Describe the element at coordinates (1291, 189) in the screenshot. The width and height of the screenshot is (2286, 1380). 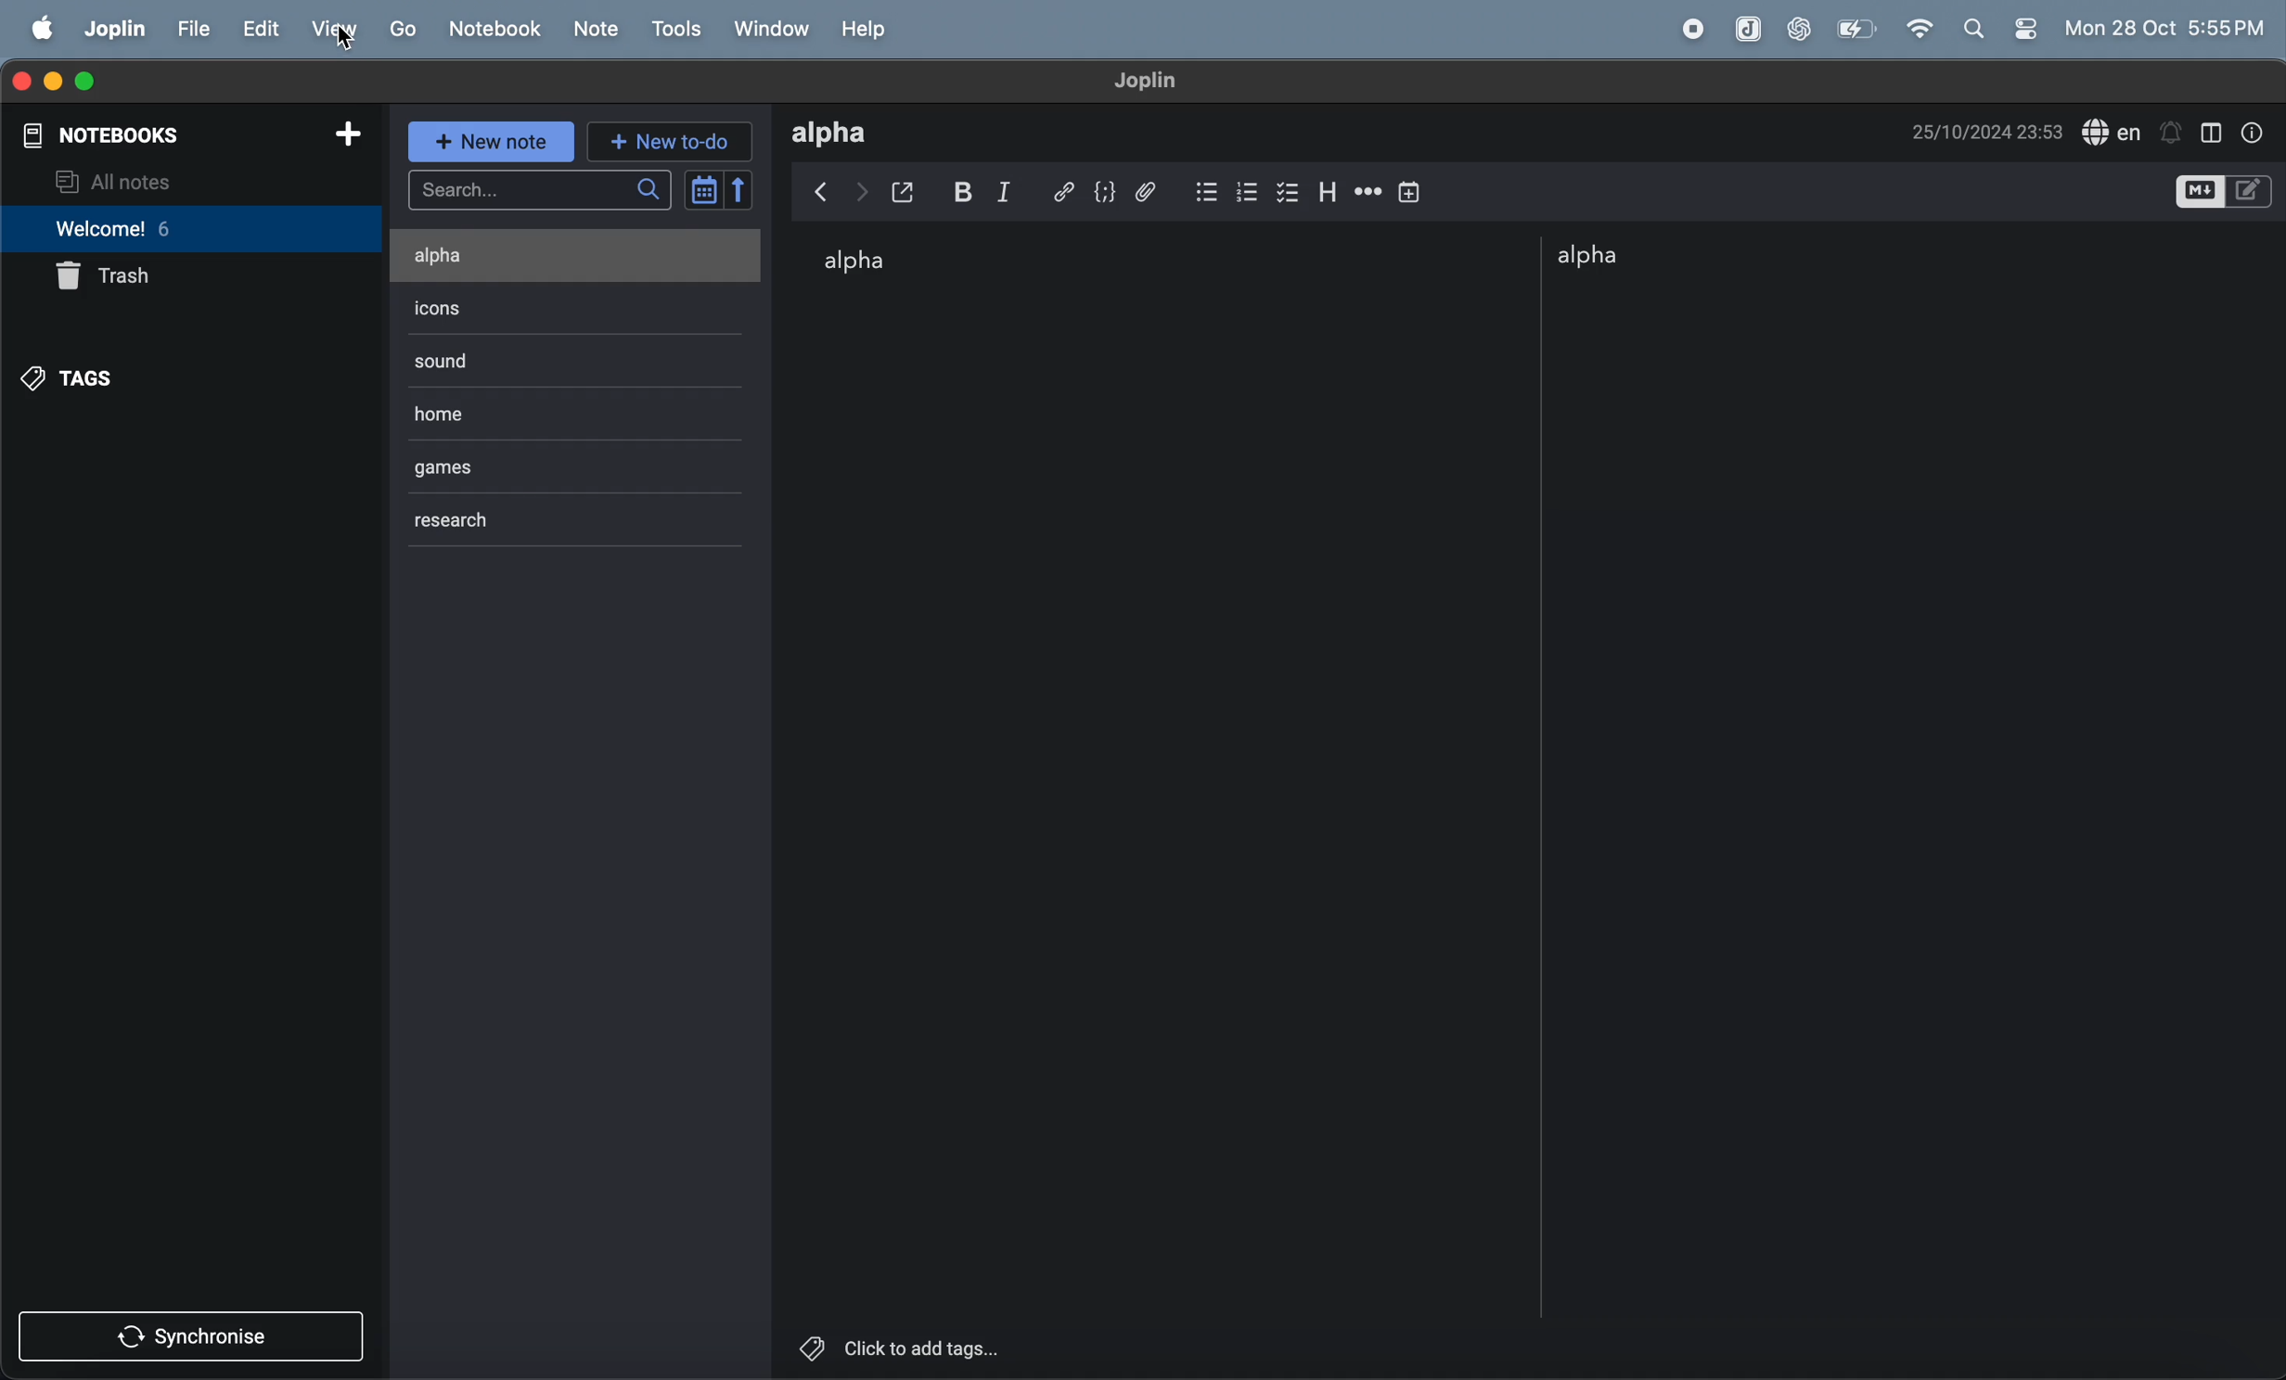
I see `check box` at that location.